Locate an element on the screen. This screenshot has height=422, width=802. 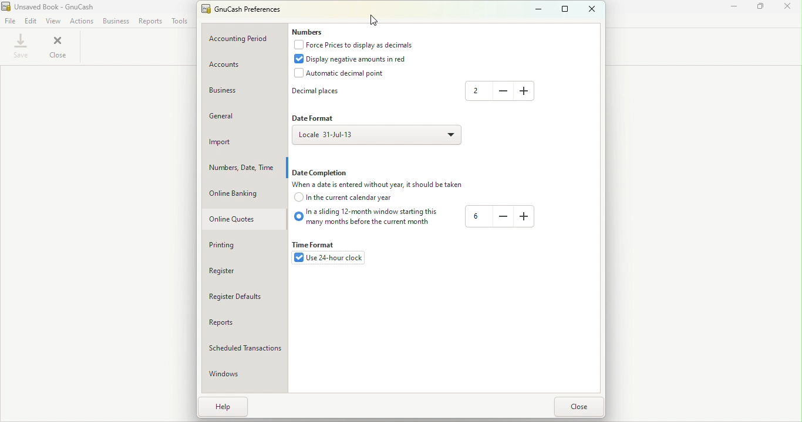
close is located at coordinates (788, 8).